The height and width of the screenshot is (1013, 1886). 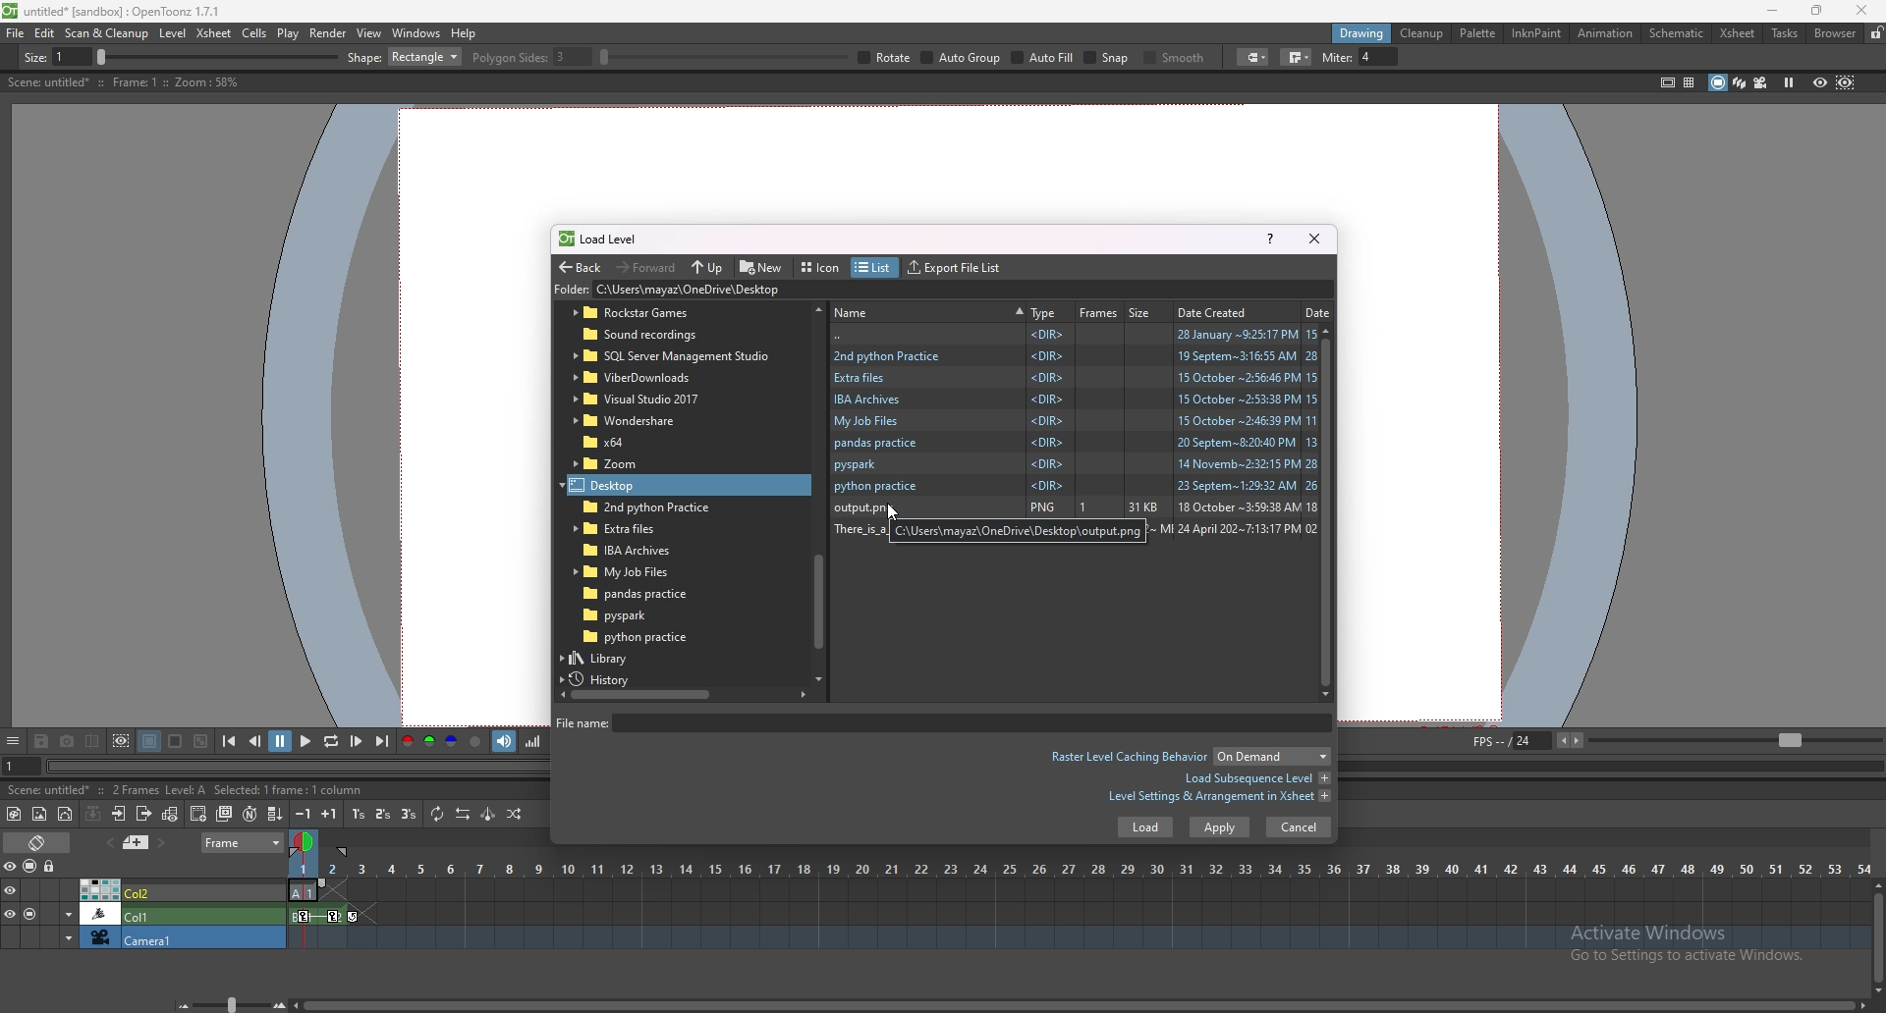 What do you see at coordinates (1281, 58) in the screenshot?
I see `rotate` at bounding box center [1281, 58].